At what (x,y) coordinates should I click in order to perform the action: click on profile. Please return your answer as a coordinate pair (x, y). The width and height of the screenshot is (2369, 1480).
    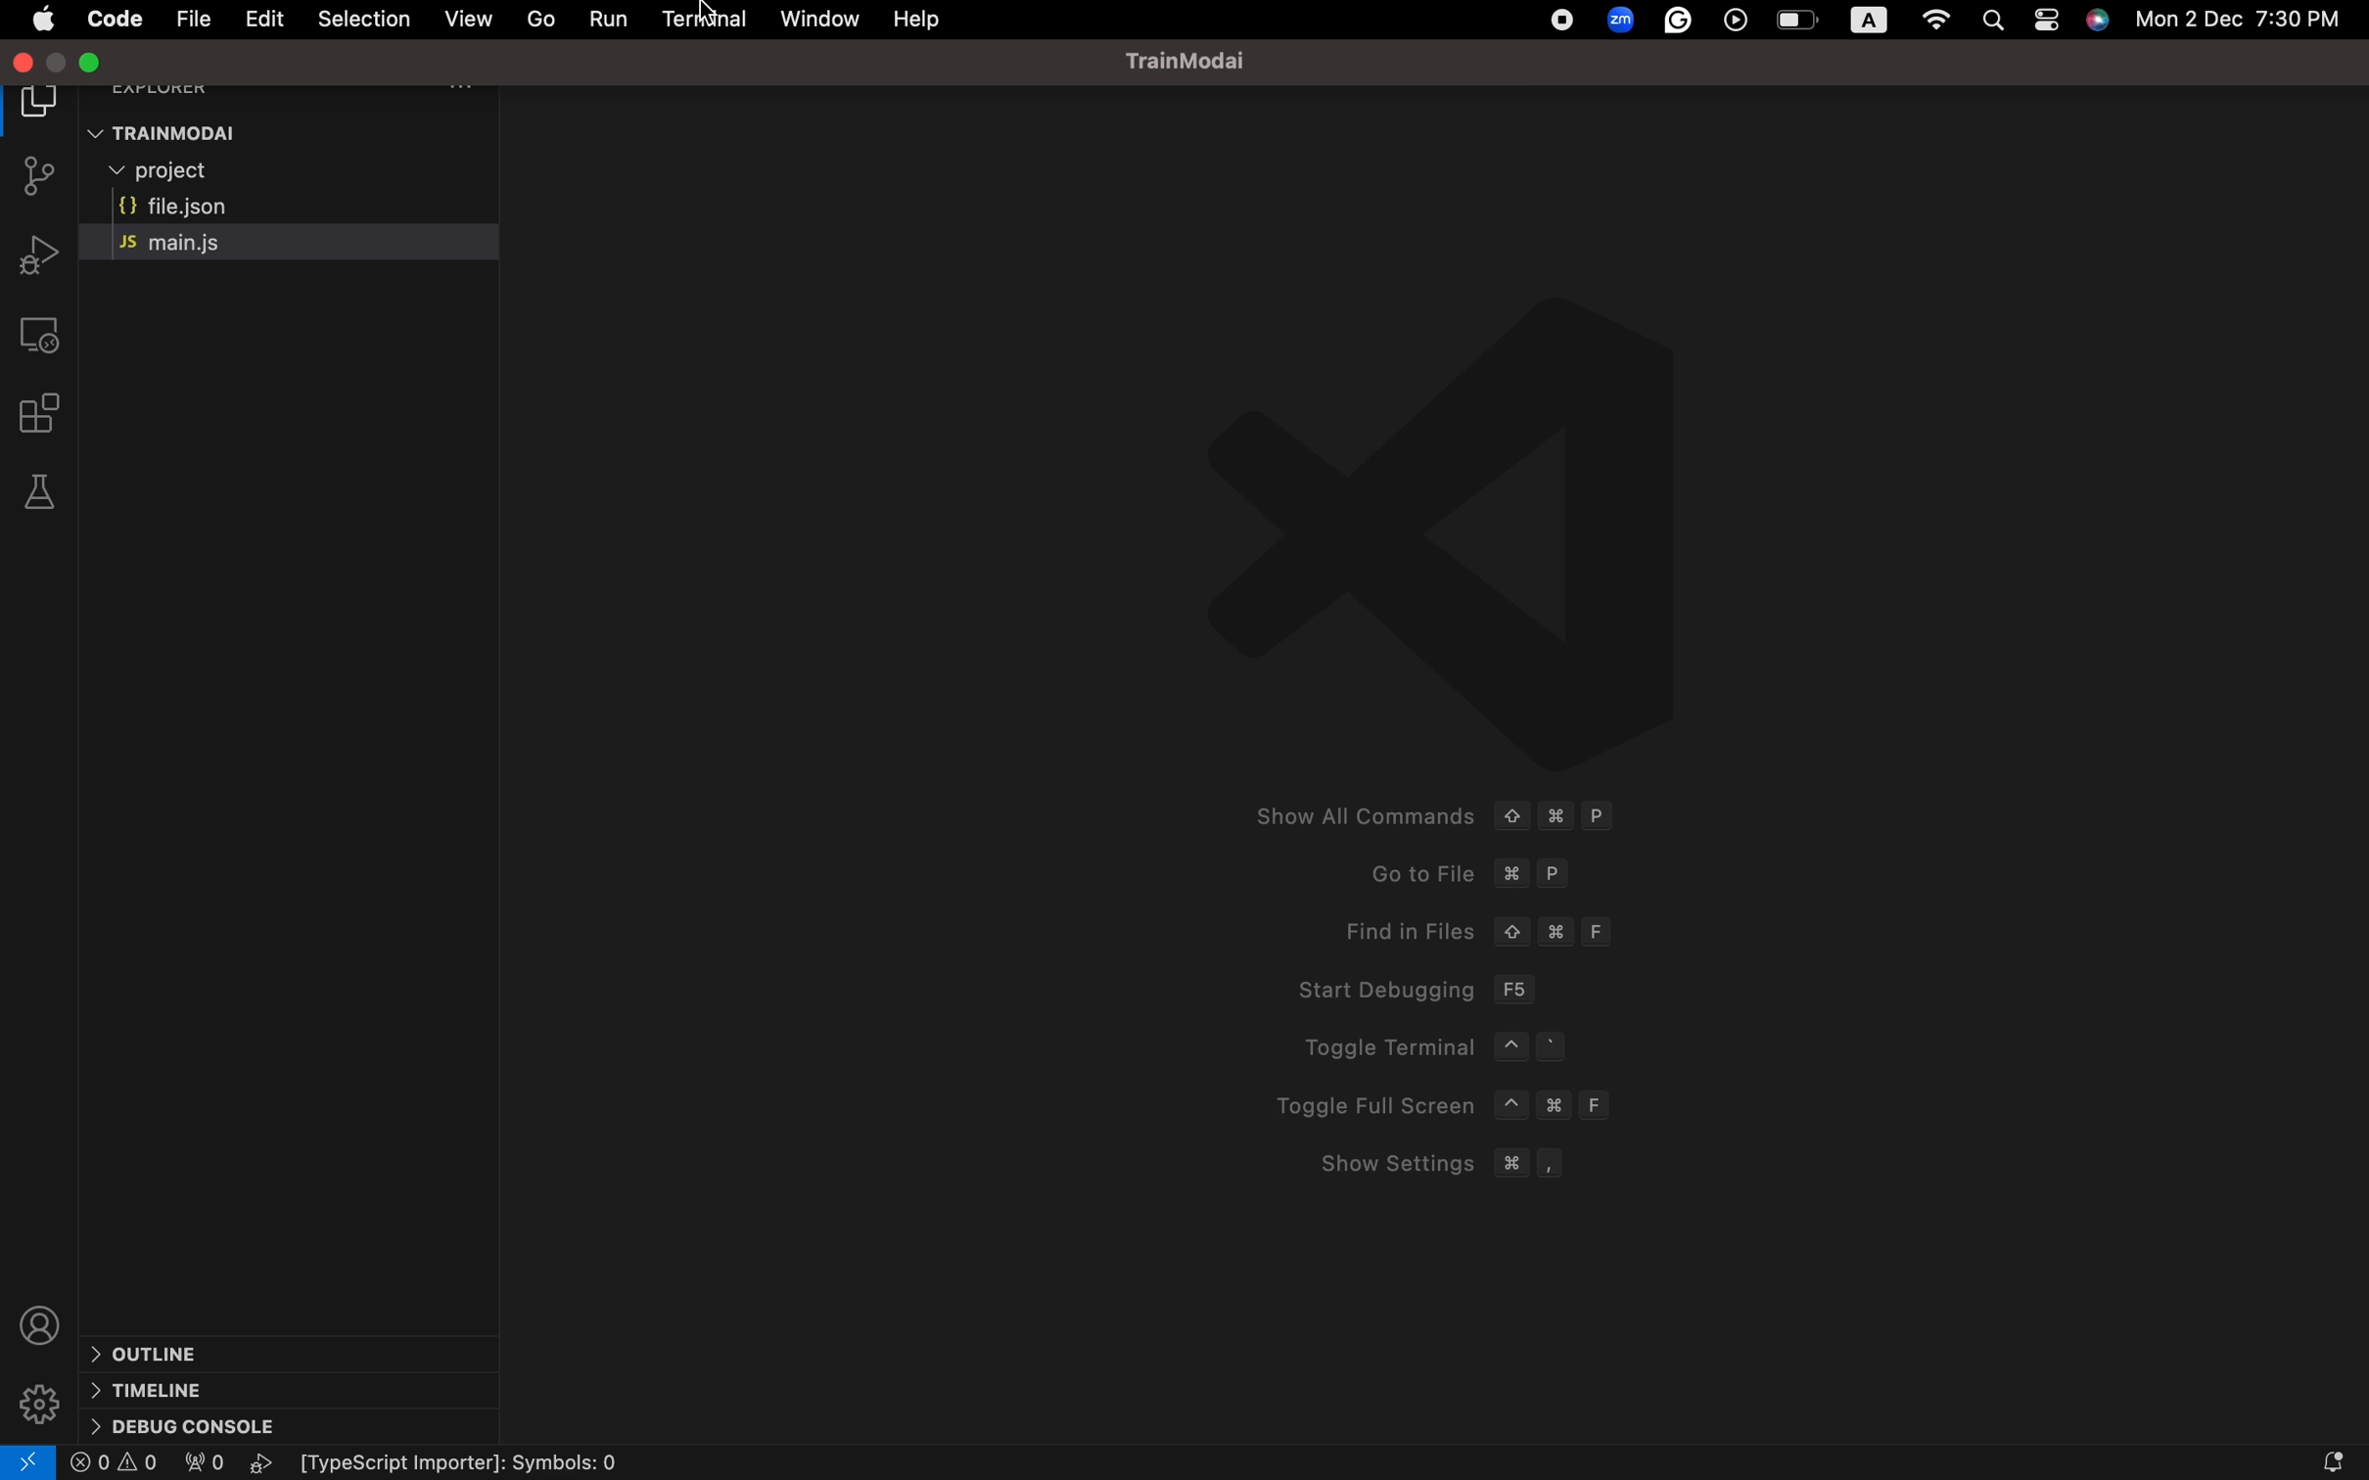
    Looking at the image, I should click on (39, 1318).